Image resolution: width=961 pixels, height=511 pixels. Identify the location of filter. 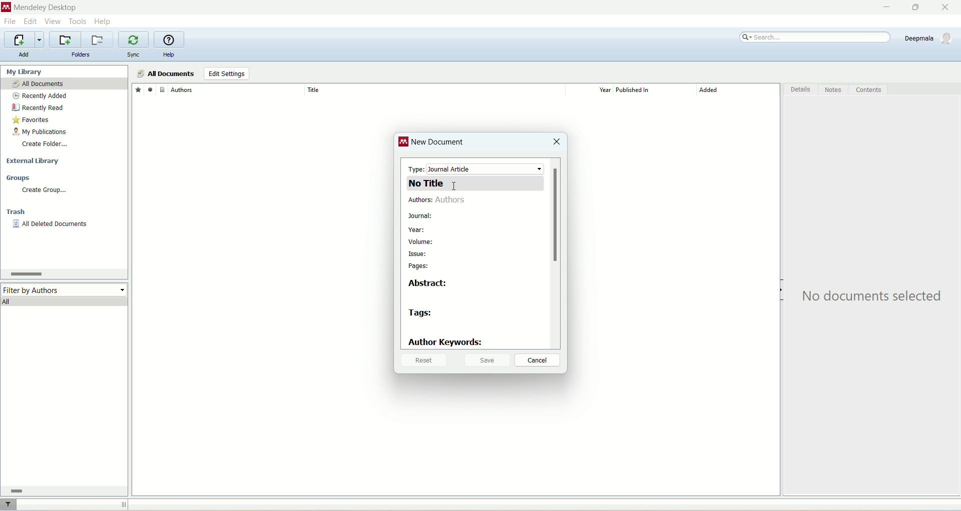
(10, 504).